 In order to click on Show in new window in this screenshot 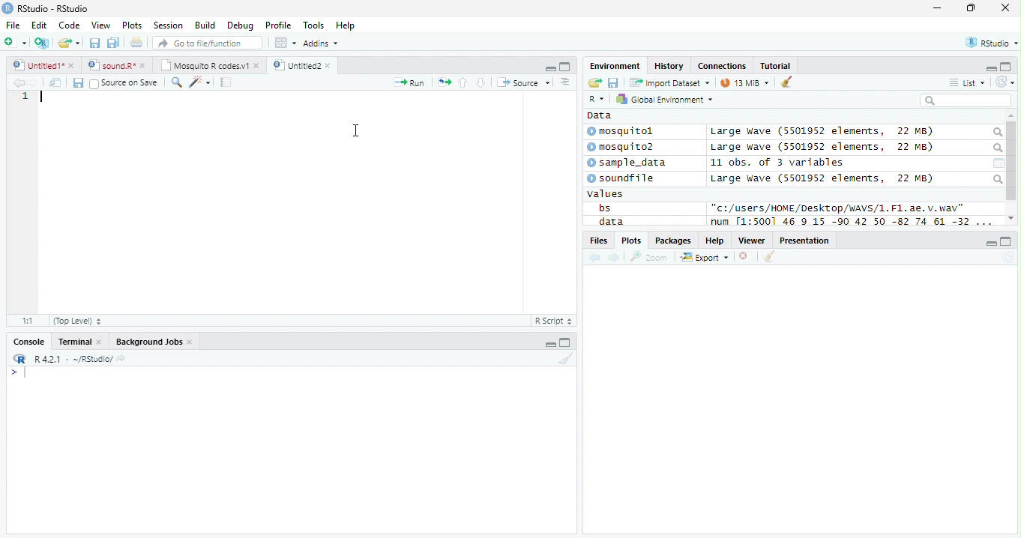, I will do `click(55, 83)`.